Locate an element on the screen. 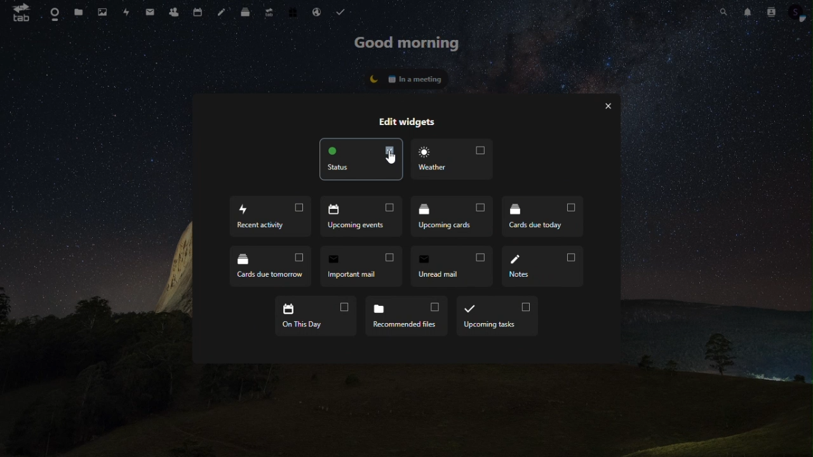 Image resolution: width=813 pixels, height=457 pixels. calendar is located at coordinates (196, 12).